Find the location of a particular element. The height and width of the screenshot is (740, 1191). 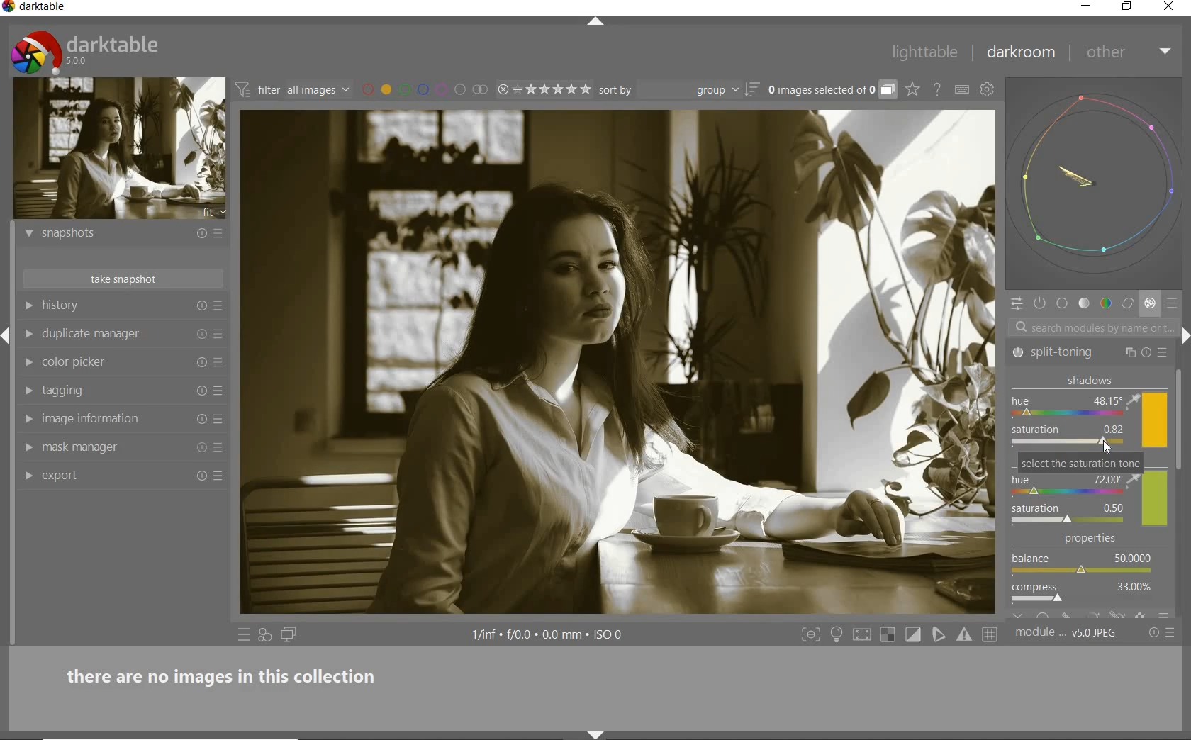

preset and preferences is located at coordinates (219, 334).